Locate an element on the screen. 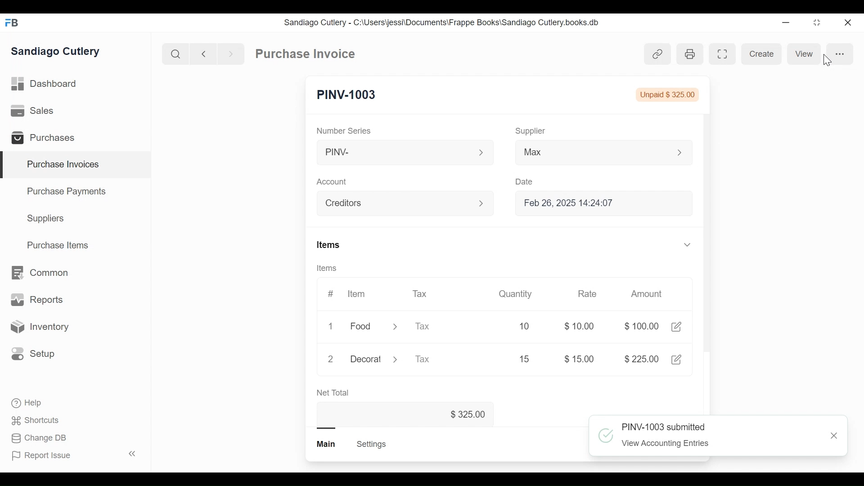 This screenshot has height=486, width=864. Amount is located at coordinates (644, 293).